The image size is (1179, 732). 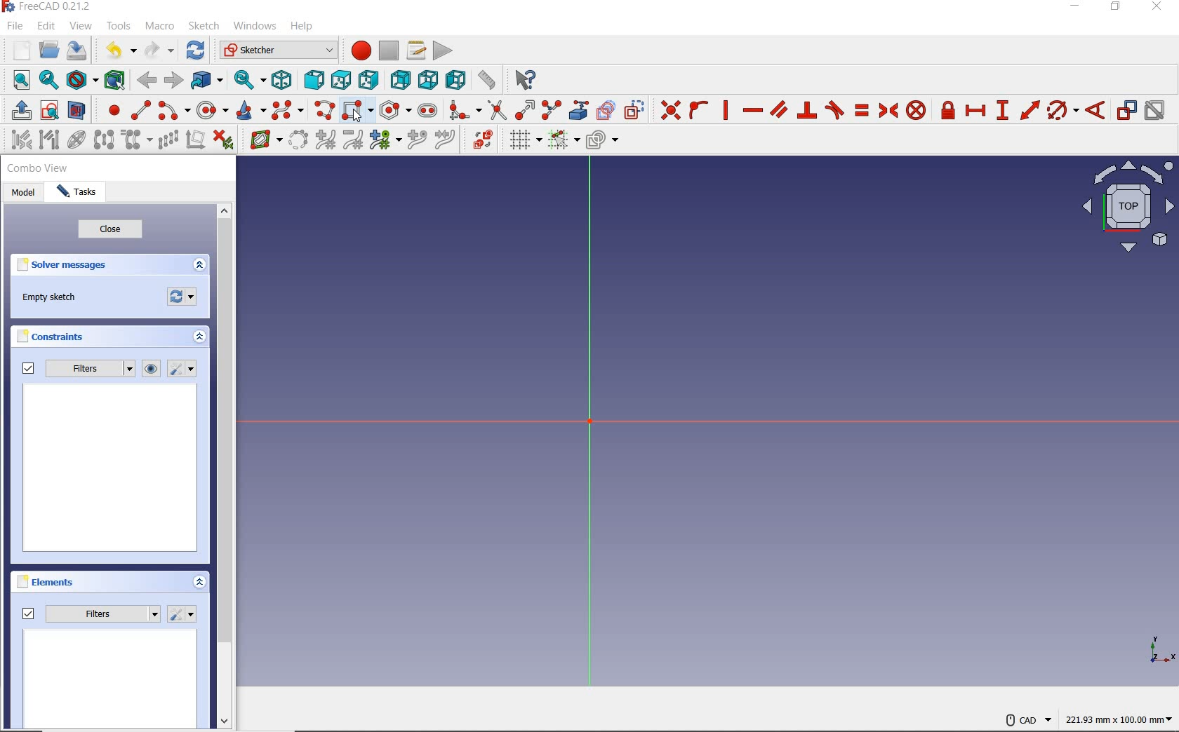 I want to click on redo, so click(x=159, y=50).